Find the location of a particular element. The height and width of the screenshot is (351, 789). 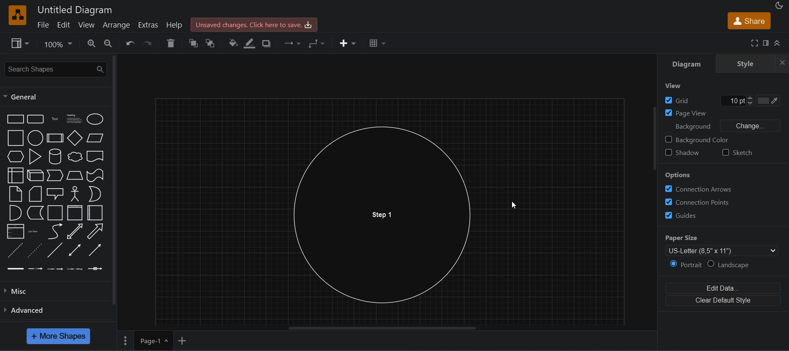

View is located at coordinates (674, 85).